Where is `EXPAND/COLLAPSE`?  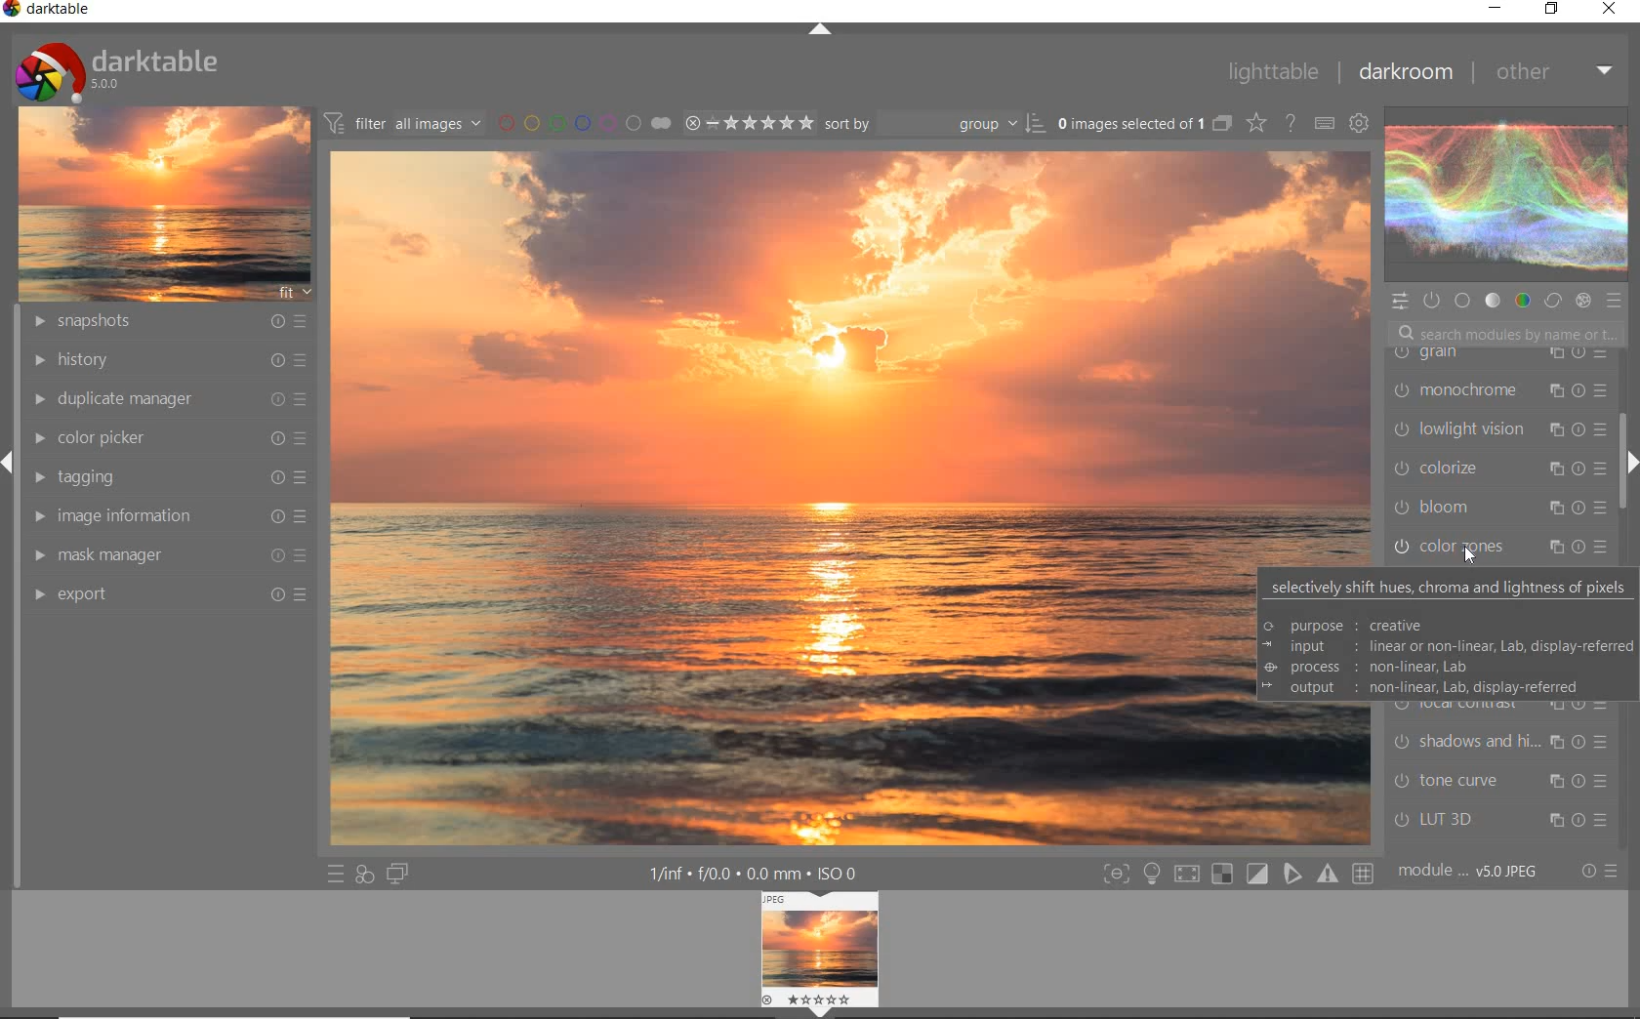
EXPAND/COLLAPSE is located at coordinates (1628, 465).